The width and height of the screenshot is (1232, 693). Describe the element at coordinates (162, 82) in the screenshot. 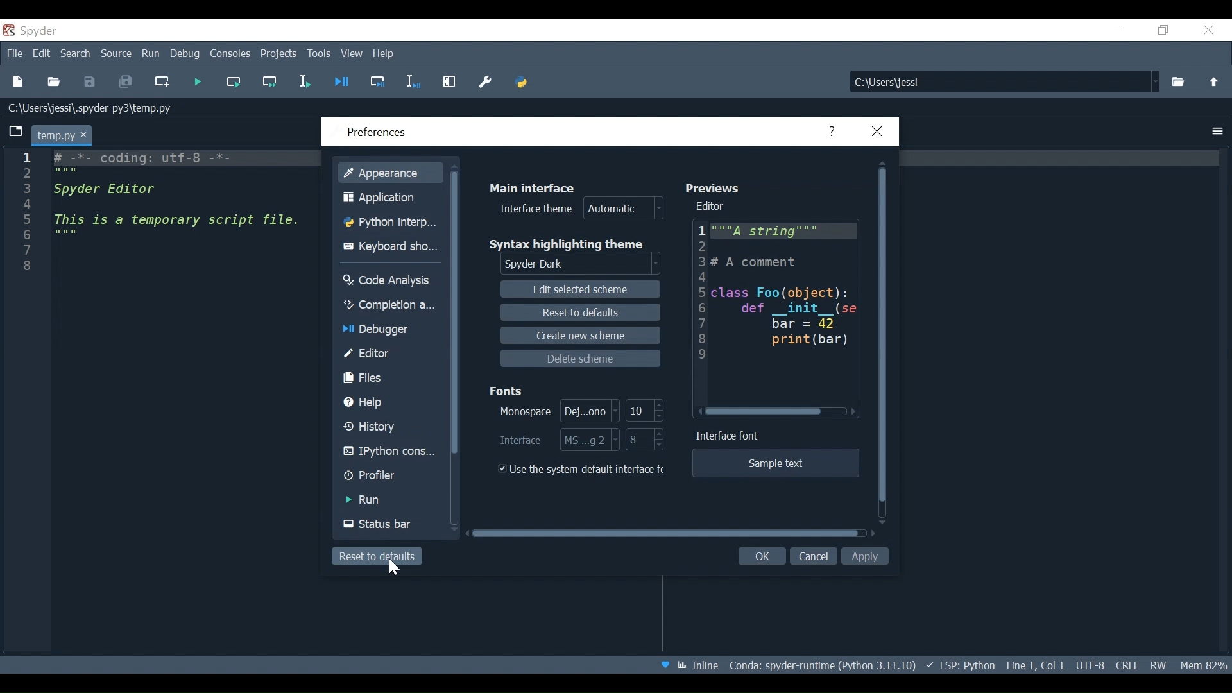

I see `Create new file at the current file` at that location.